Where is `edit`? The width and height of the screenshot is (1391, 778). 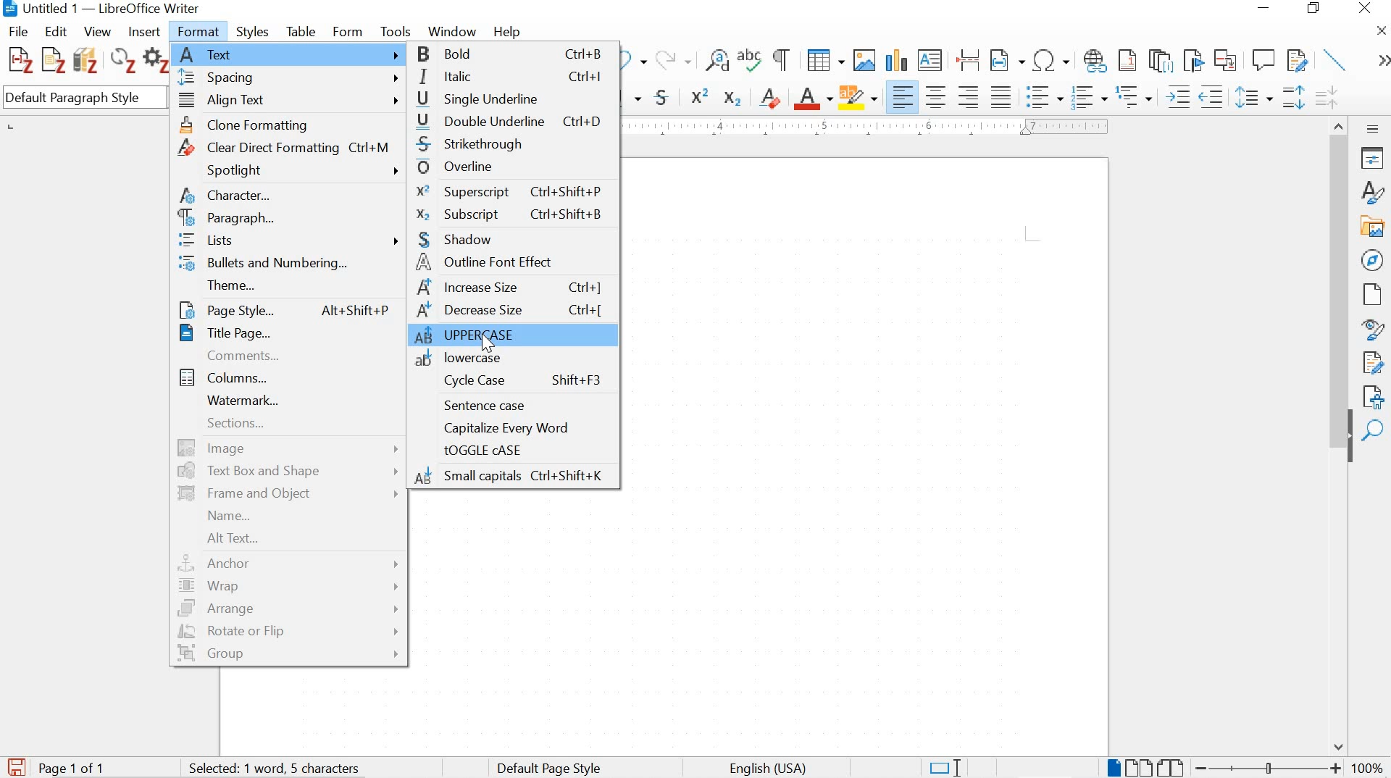 edit is located at coordinates (57, 30).